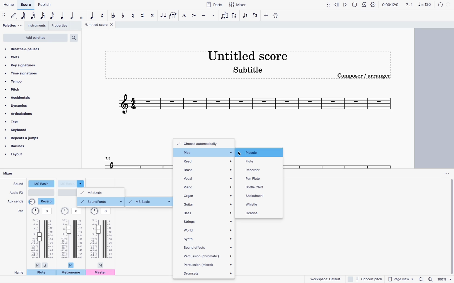 Image resolution: width=454 pixels, height=283 pixels. What do you see at coordinates (339, 160) in the screenshot?
I see `score` at bounding box center [339, 160].